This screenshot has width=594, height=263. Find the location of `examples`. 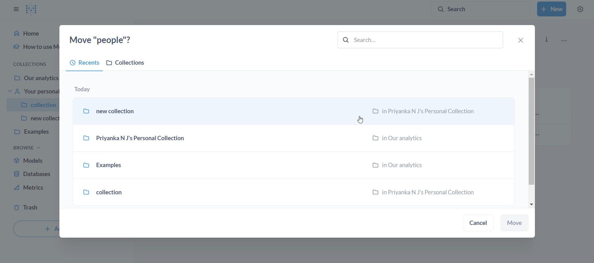

examples is located at coordinates (294, 165).